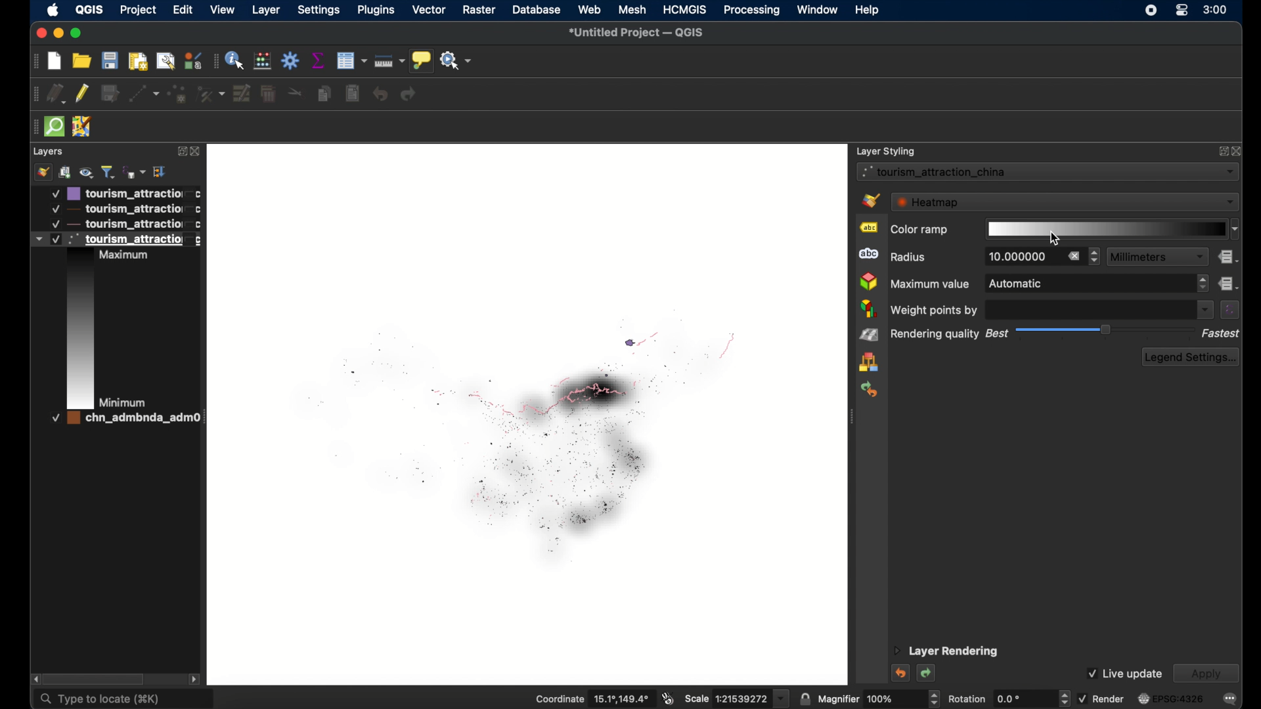 This screenshot has height=709, width=1261. I want to click on add group, so click(65, 173).